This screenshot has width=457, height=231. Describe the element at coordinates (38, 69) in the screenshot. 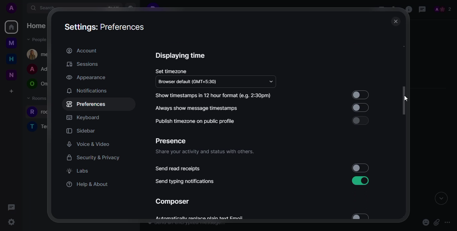

I see `people room` at that location.